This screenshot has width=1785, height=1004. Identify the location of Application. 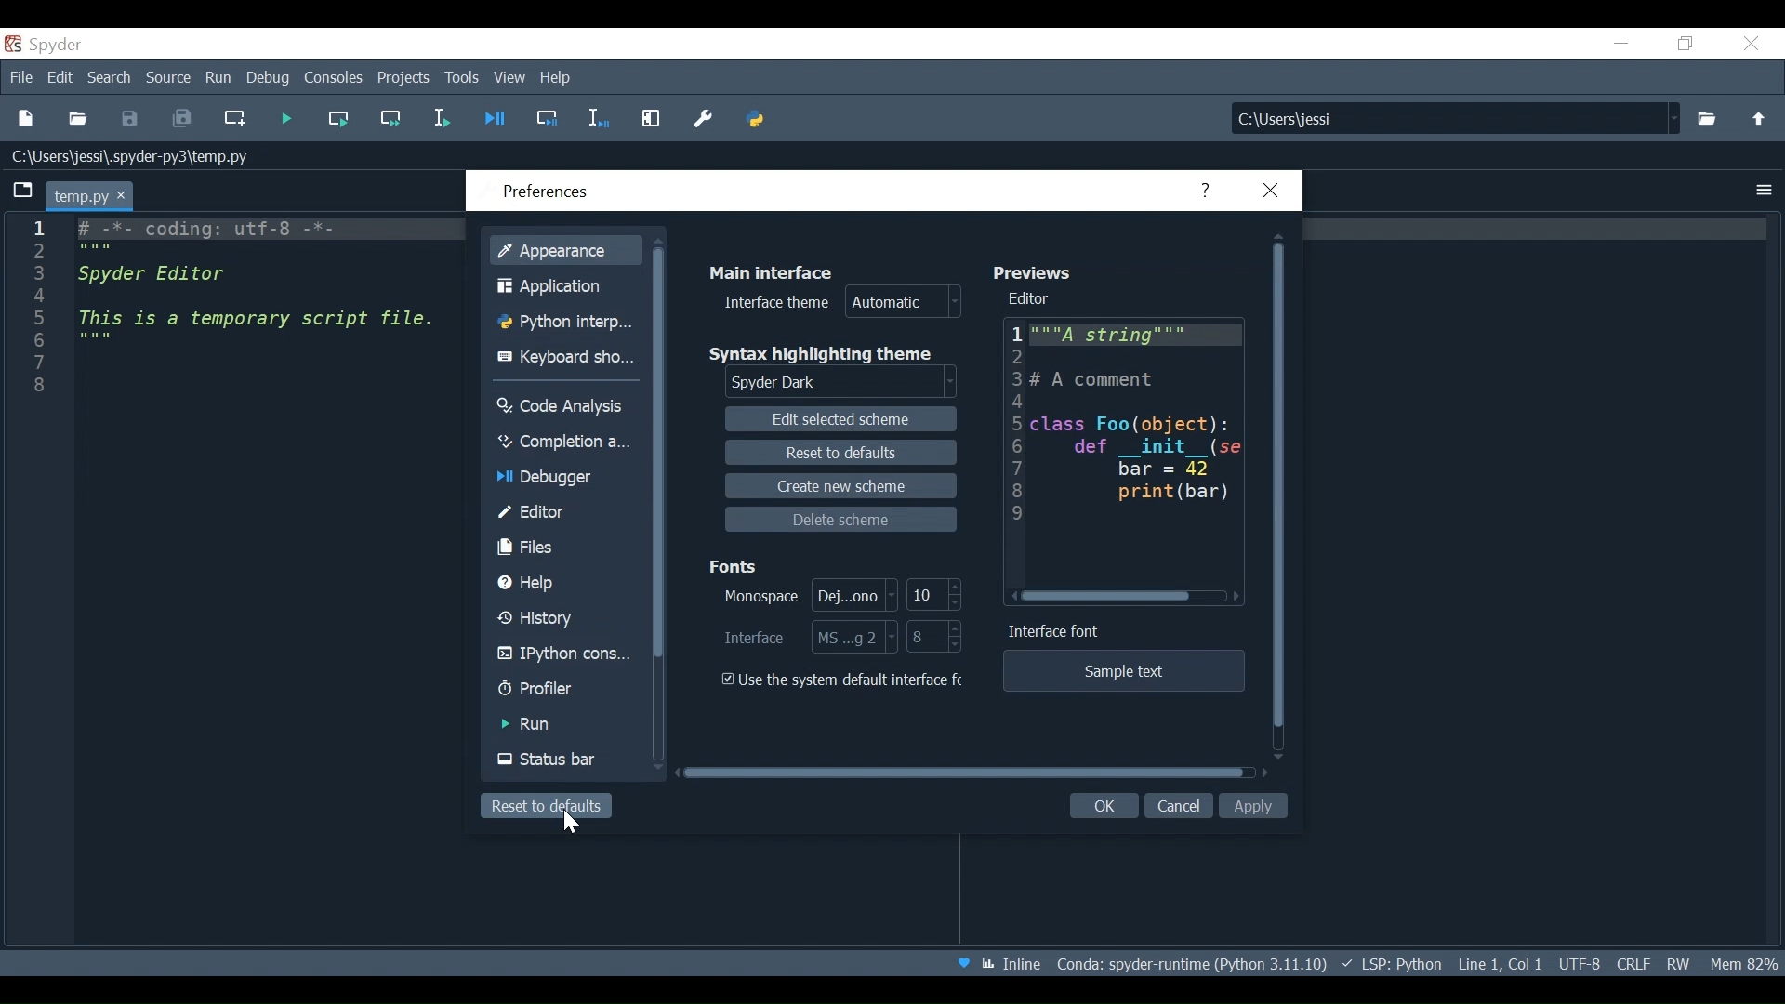
(566, 287).